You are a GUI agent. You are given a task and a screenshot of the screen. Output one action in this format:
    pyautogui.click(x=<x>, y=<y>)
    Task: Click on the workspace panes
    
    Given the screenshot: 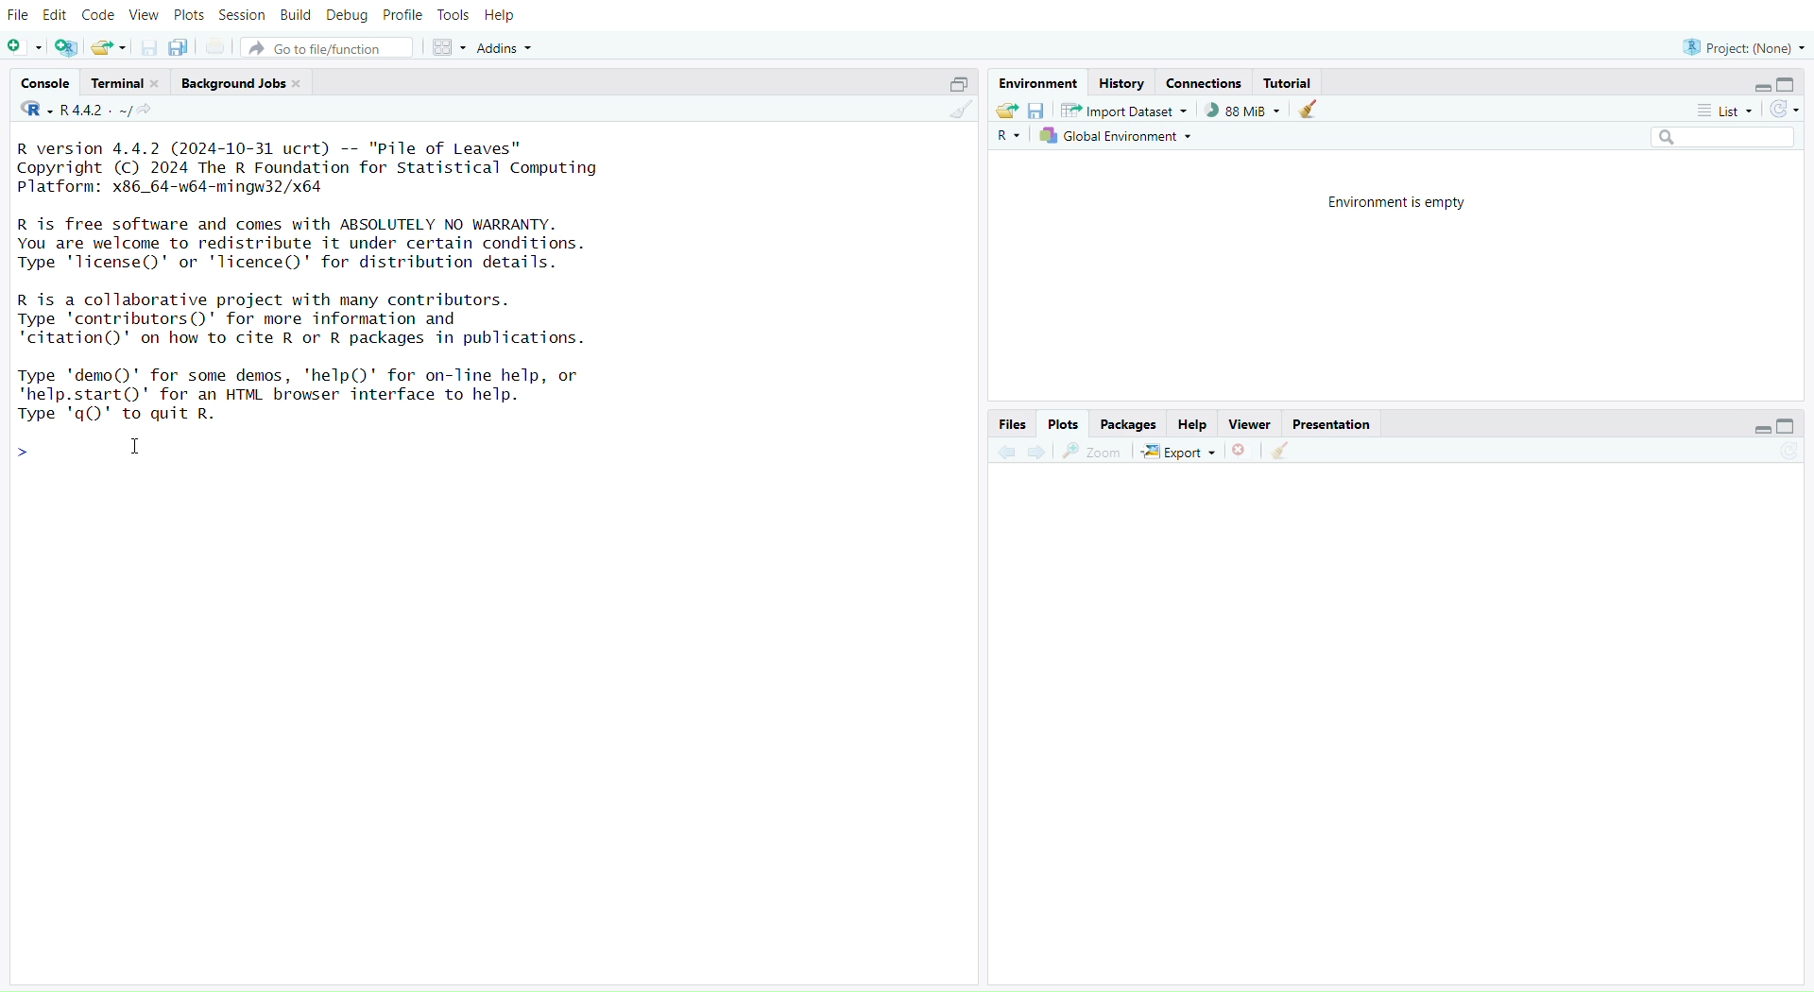 What is the action you would take?
    pyautogui.click(x=449, y=48)
    